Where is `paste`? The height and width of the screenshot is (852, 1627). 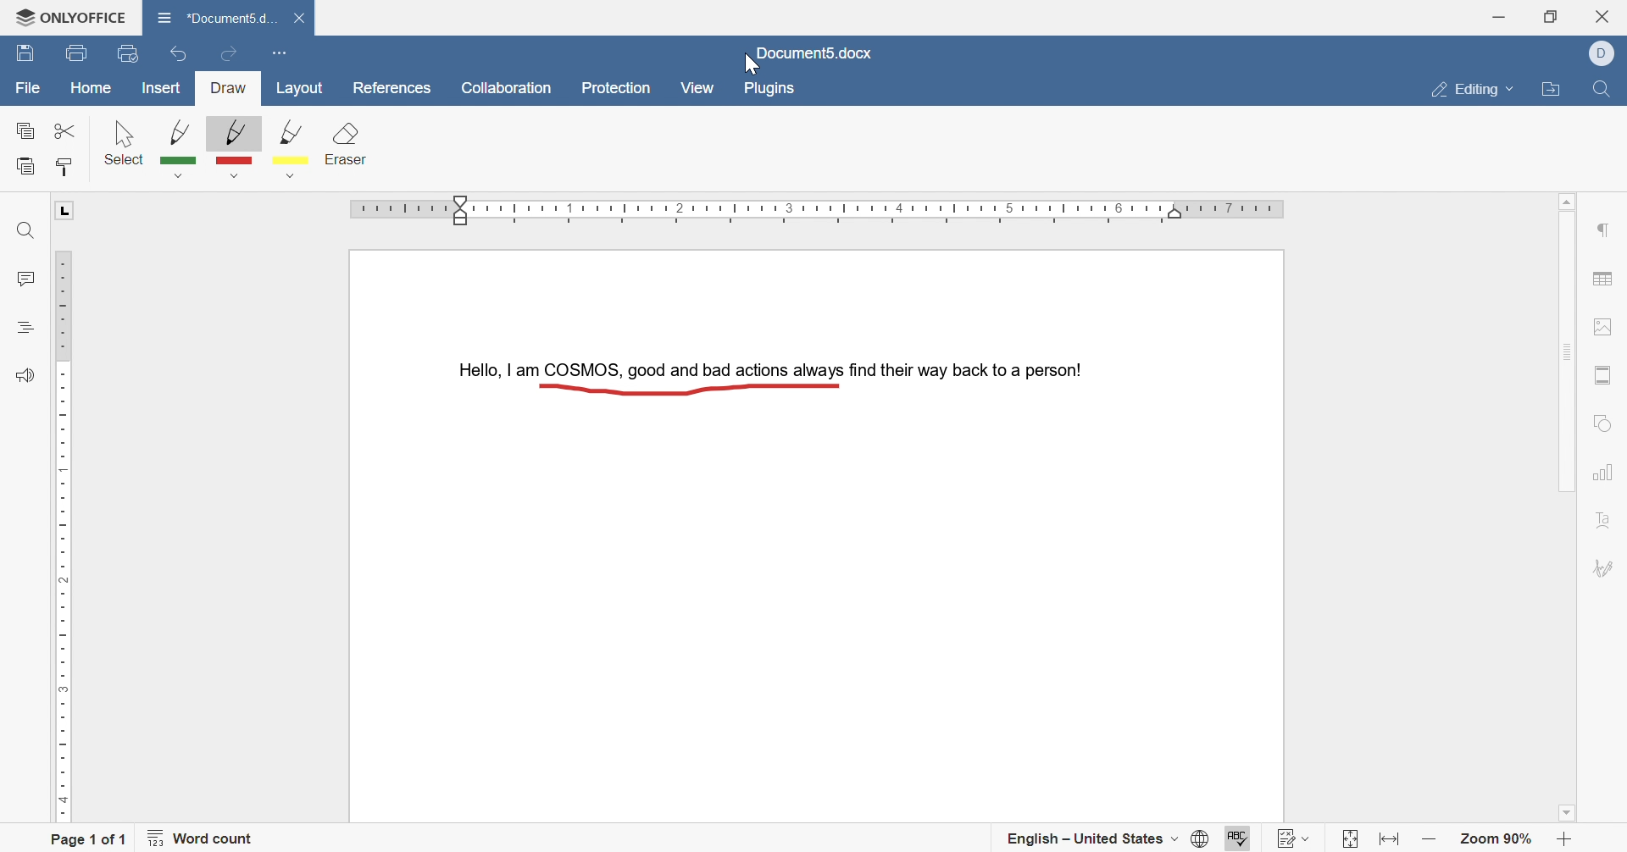 paste is located at coordinates (26, 167).